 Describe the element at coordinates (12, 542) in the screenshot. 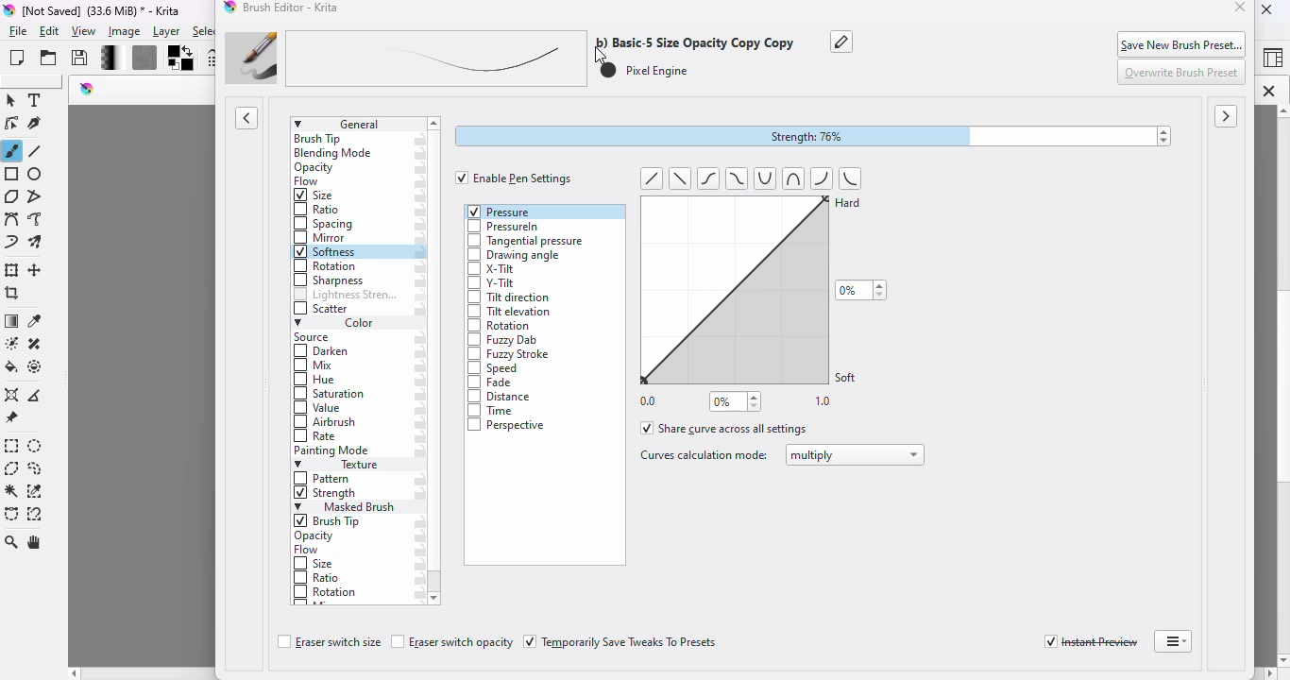

I see `zoom tool` at that location.